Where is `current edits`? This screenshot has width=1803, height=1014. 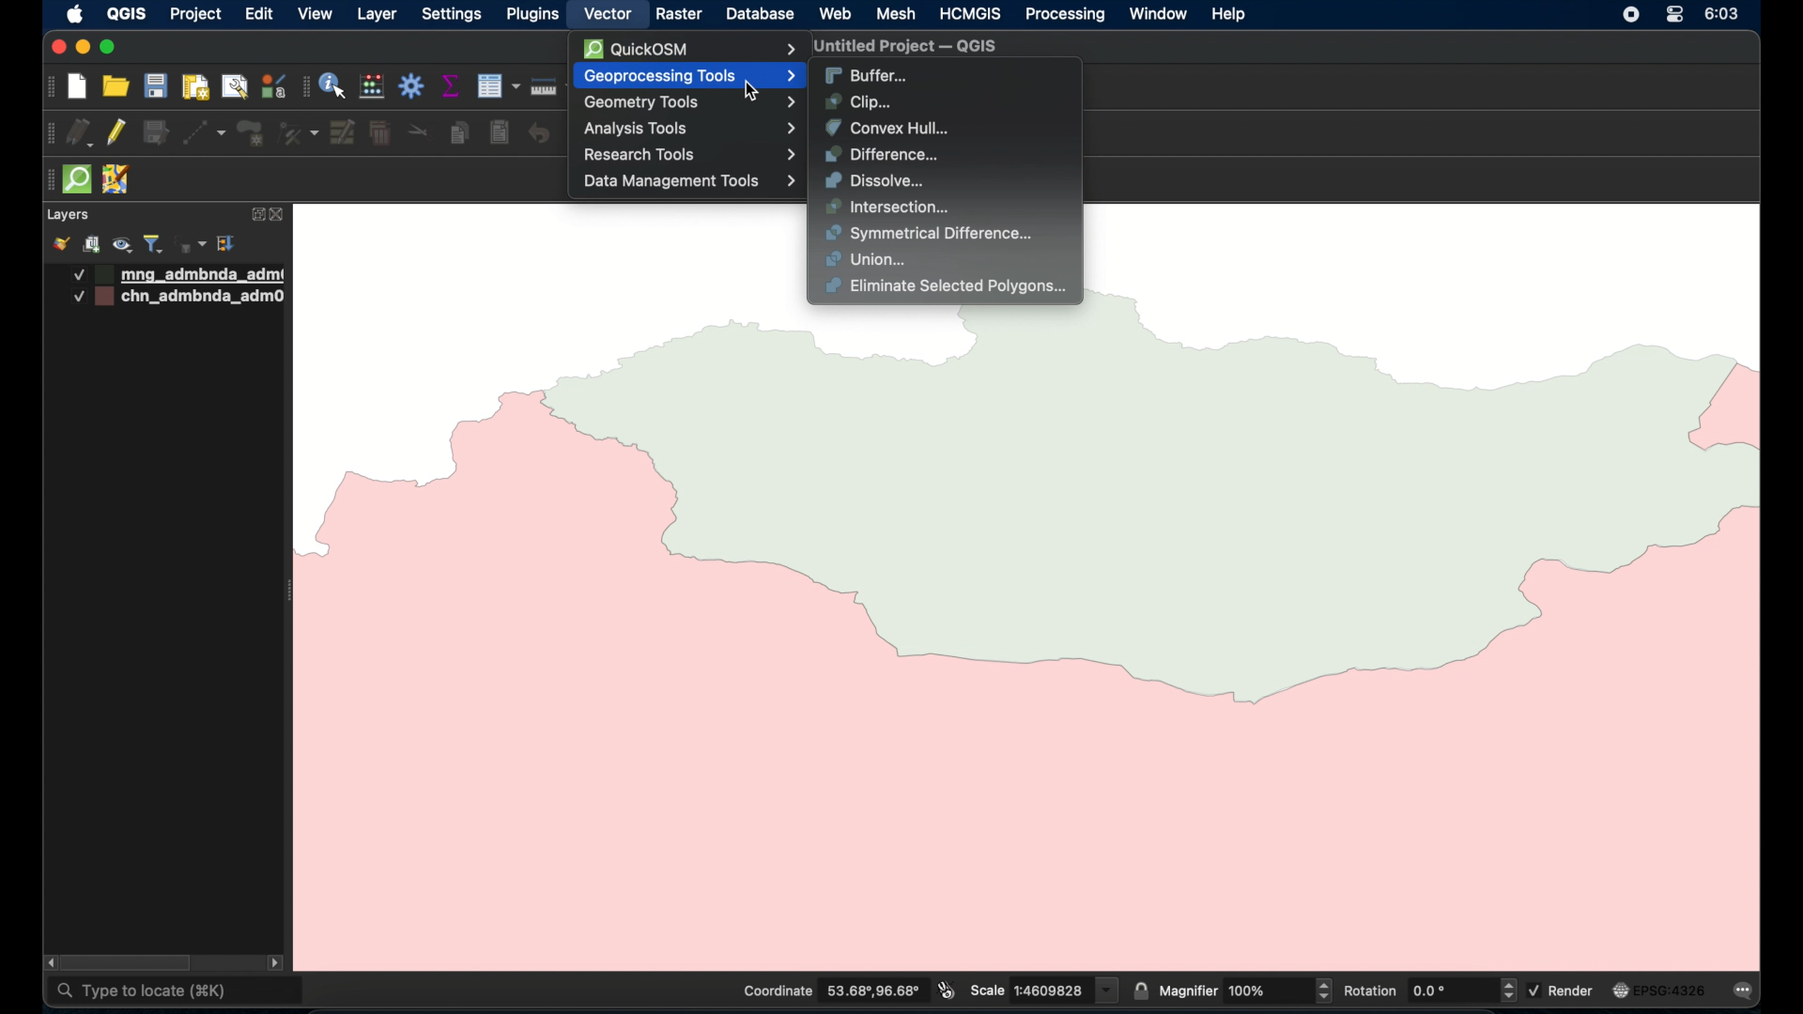 current edits is located at coordinates (81, 133).